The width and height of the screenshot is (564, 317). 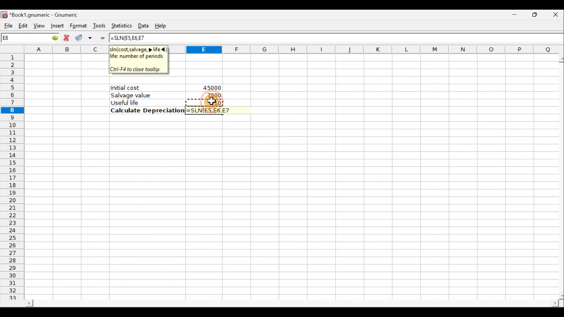 I want to click on Rows, so click(x=14, y=177).